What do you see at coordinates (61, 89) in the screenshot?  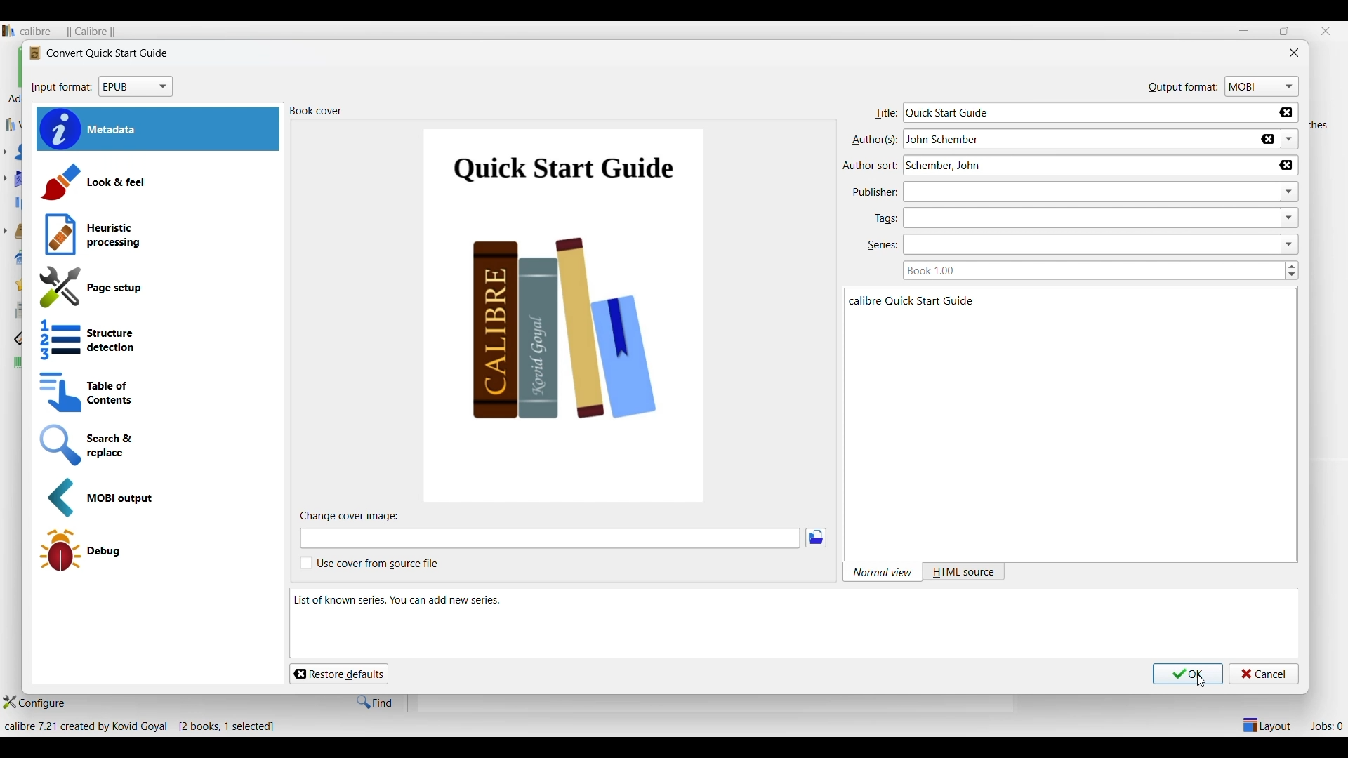 I see `input format` at bounding box center [61, 89].